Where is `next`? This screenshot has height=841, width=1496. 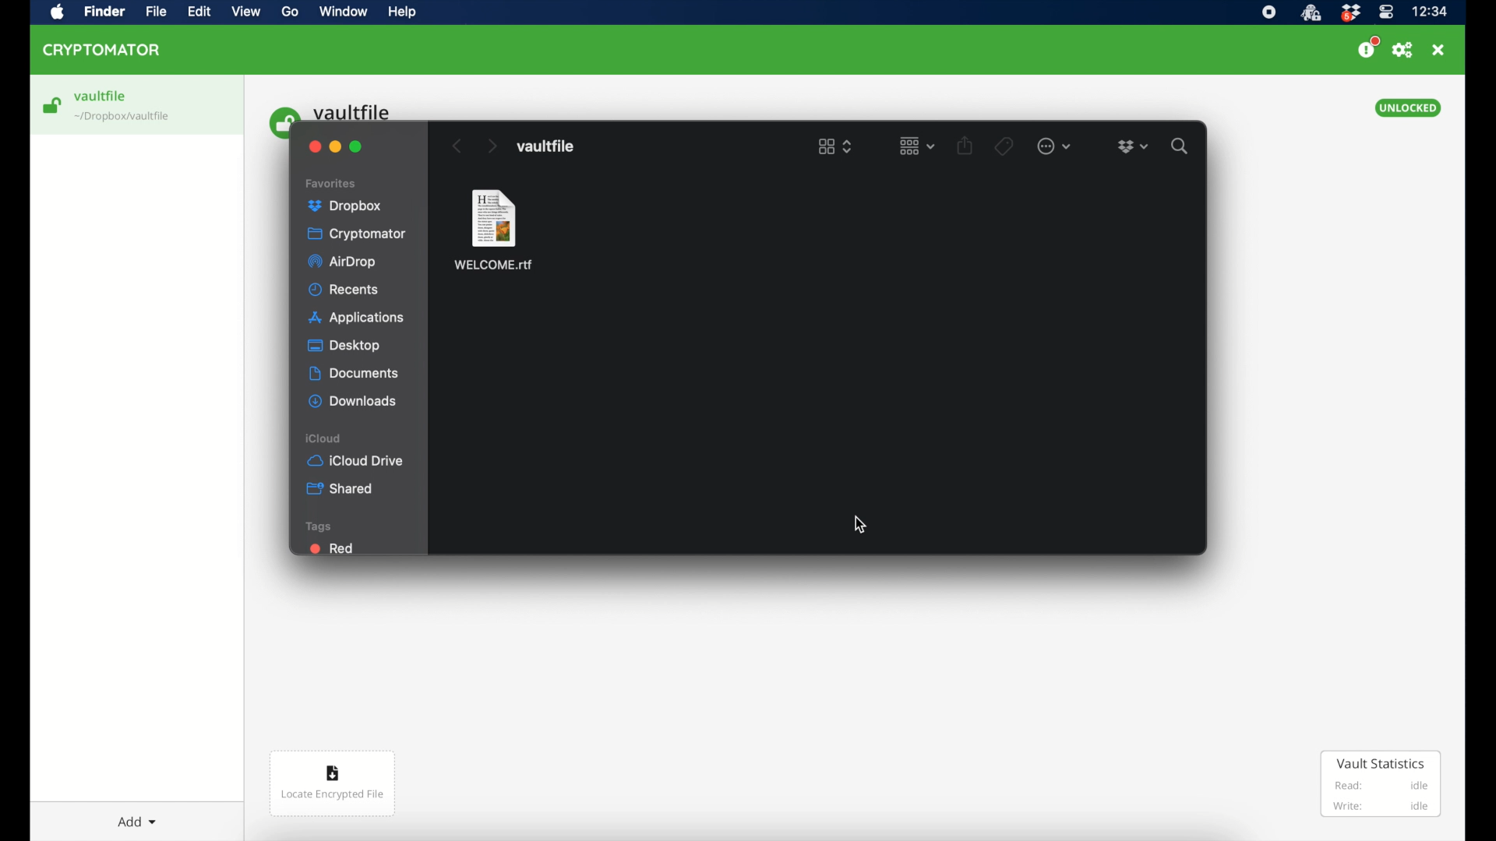 next is located at coordinates (491, 145).